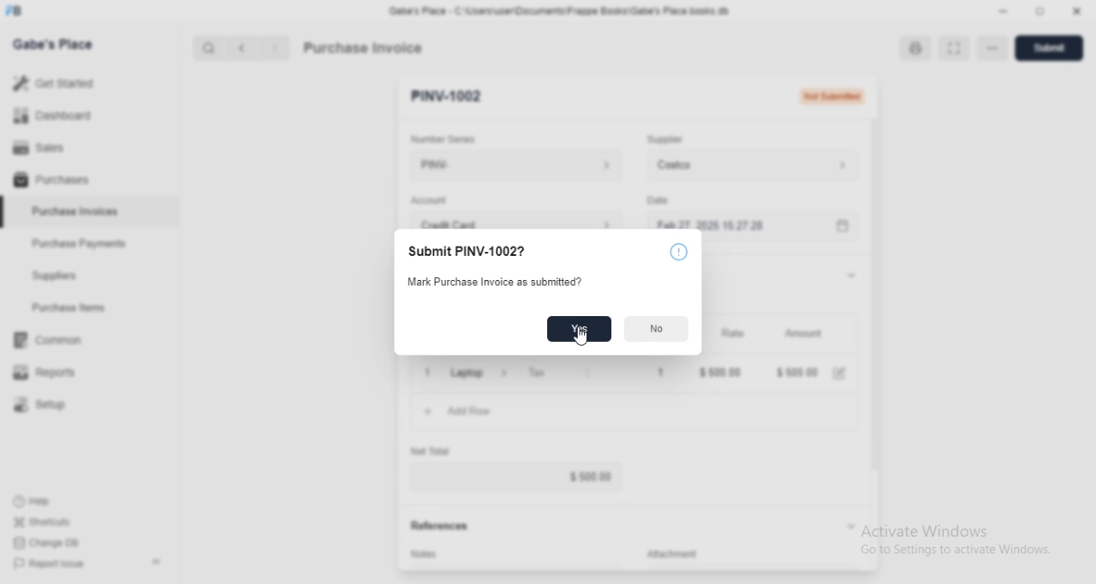  What do you see at coordinates (208, 48) in the screenshot?
I see `Search` at bounding box center [208, 48].